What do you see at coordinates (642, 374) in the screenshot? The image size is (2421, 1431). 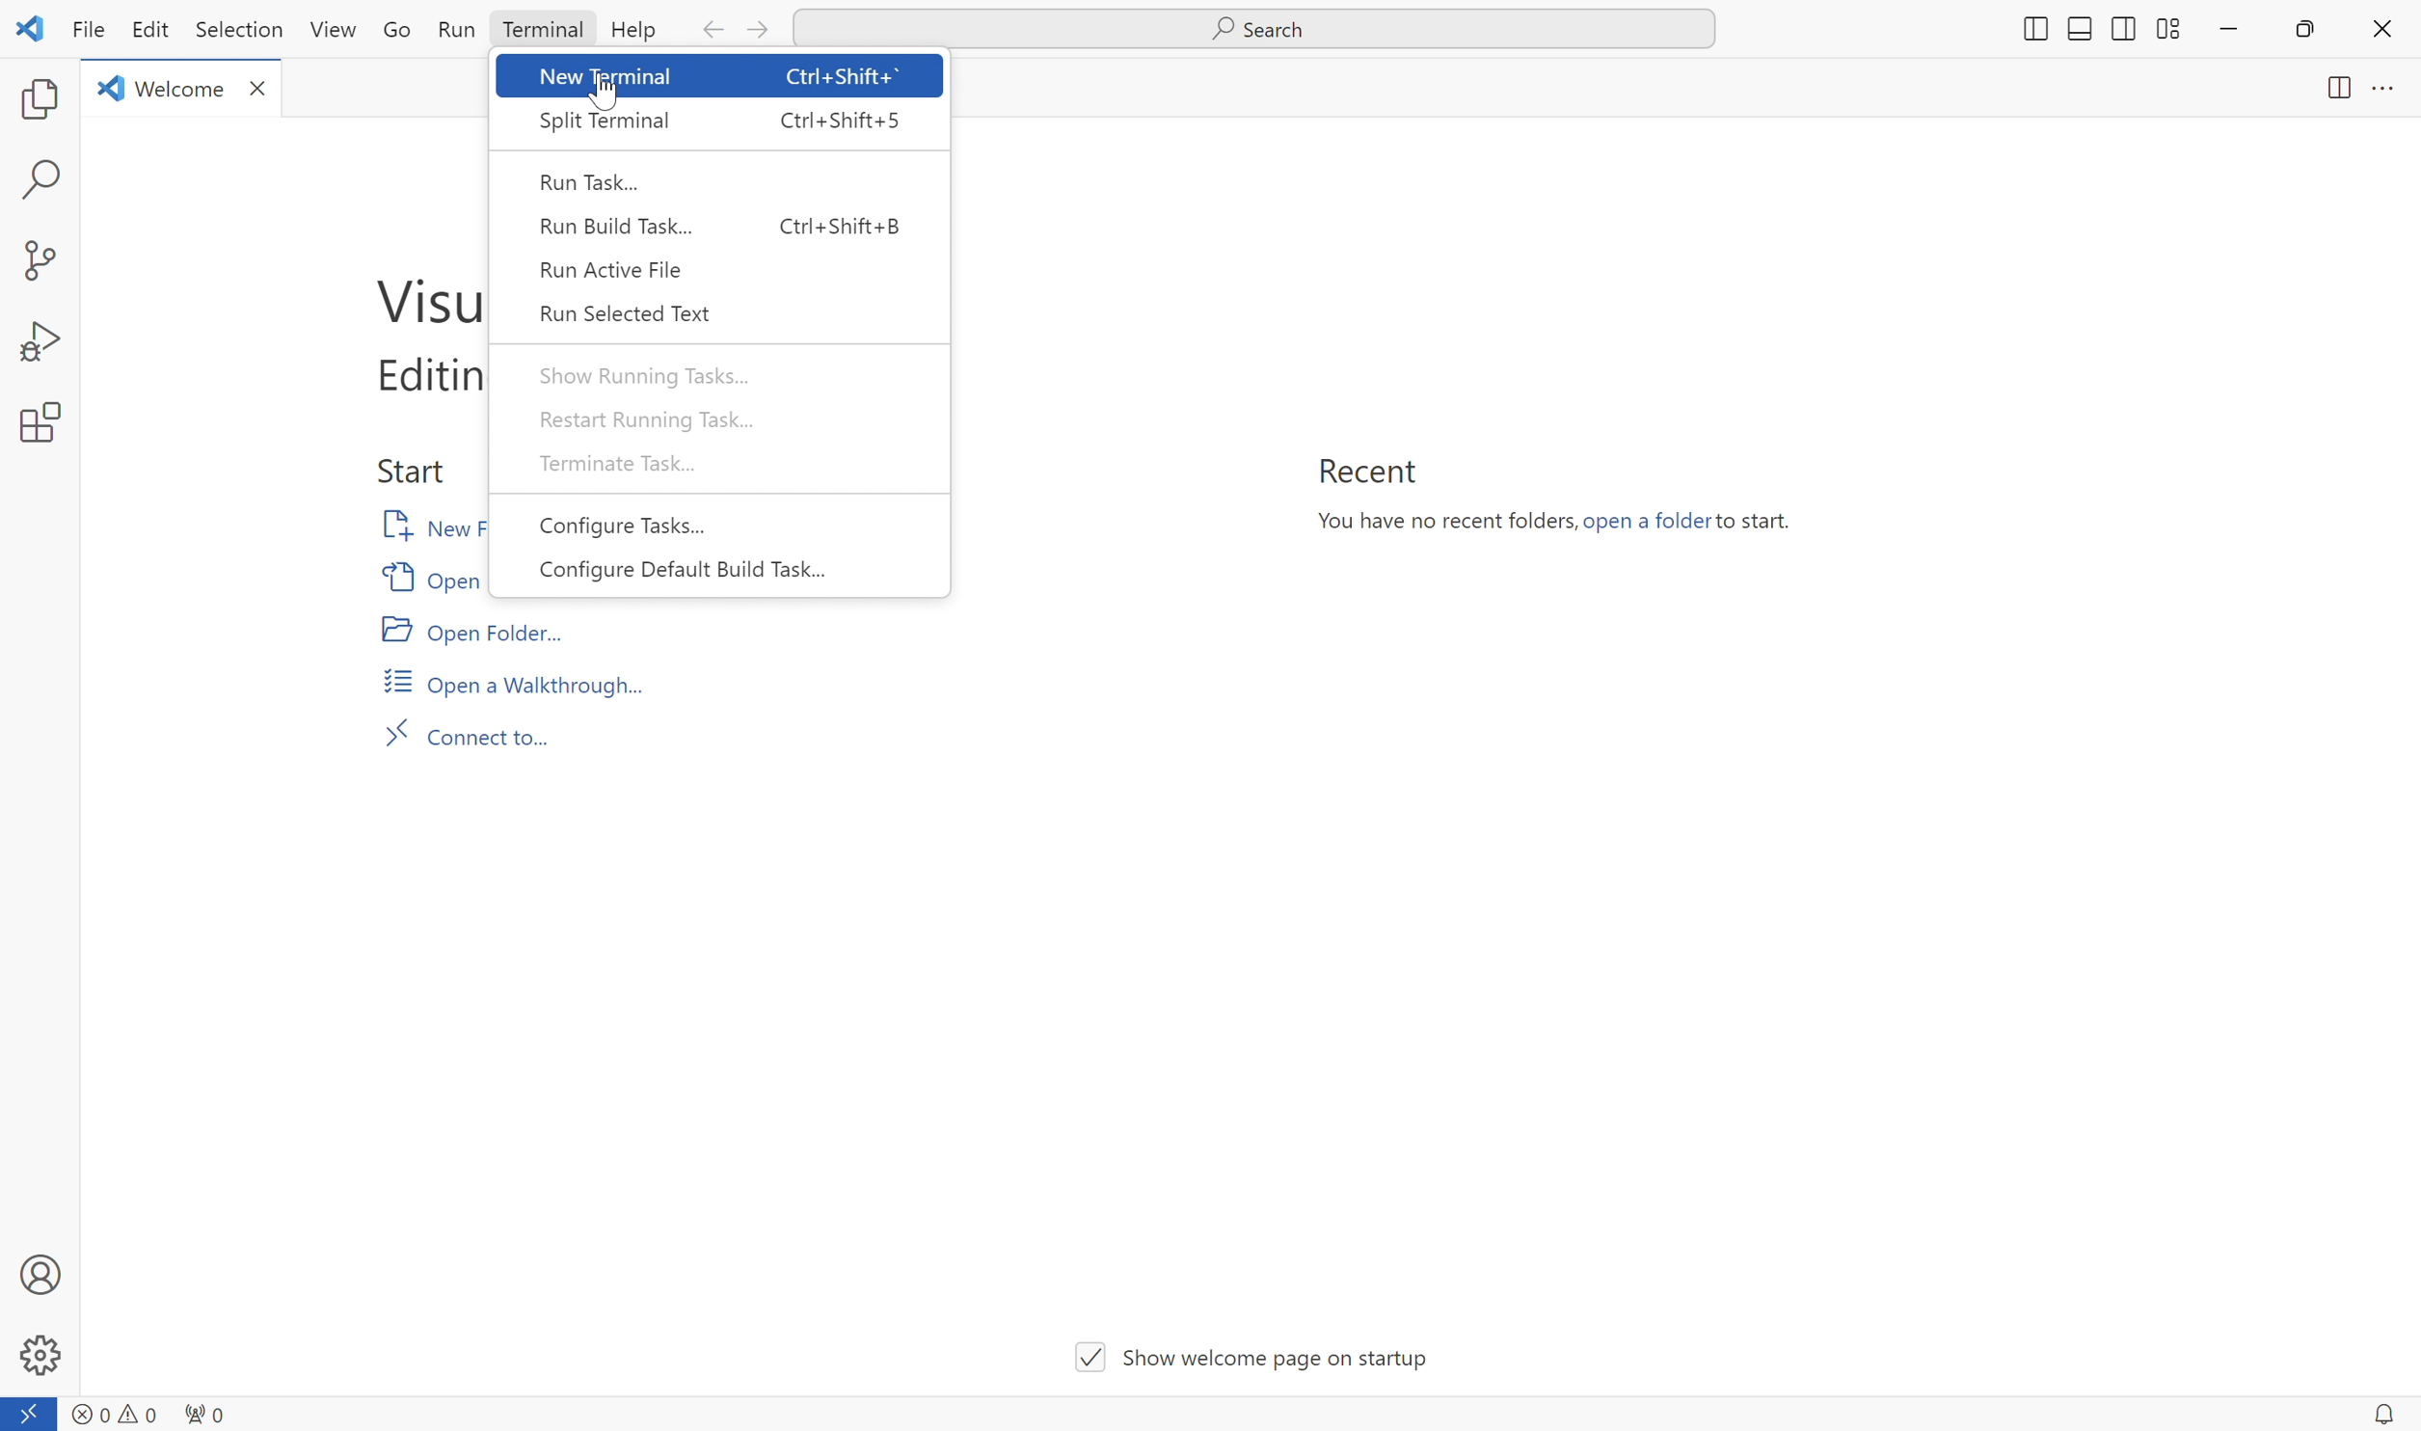 I see `Show Running Tasks...` at bounding box center [642, 374].